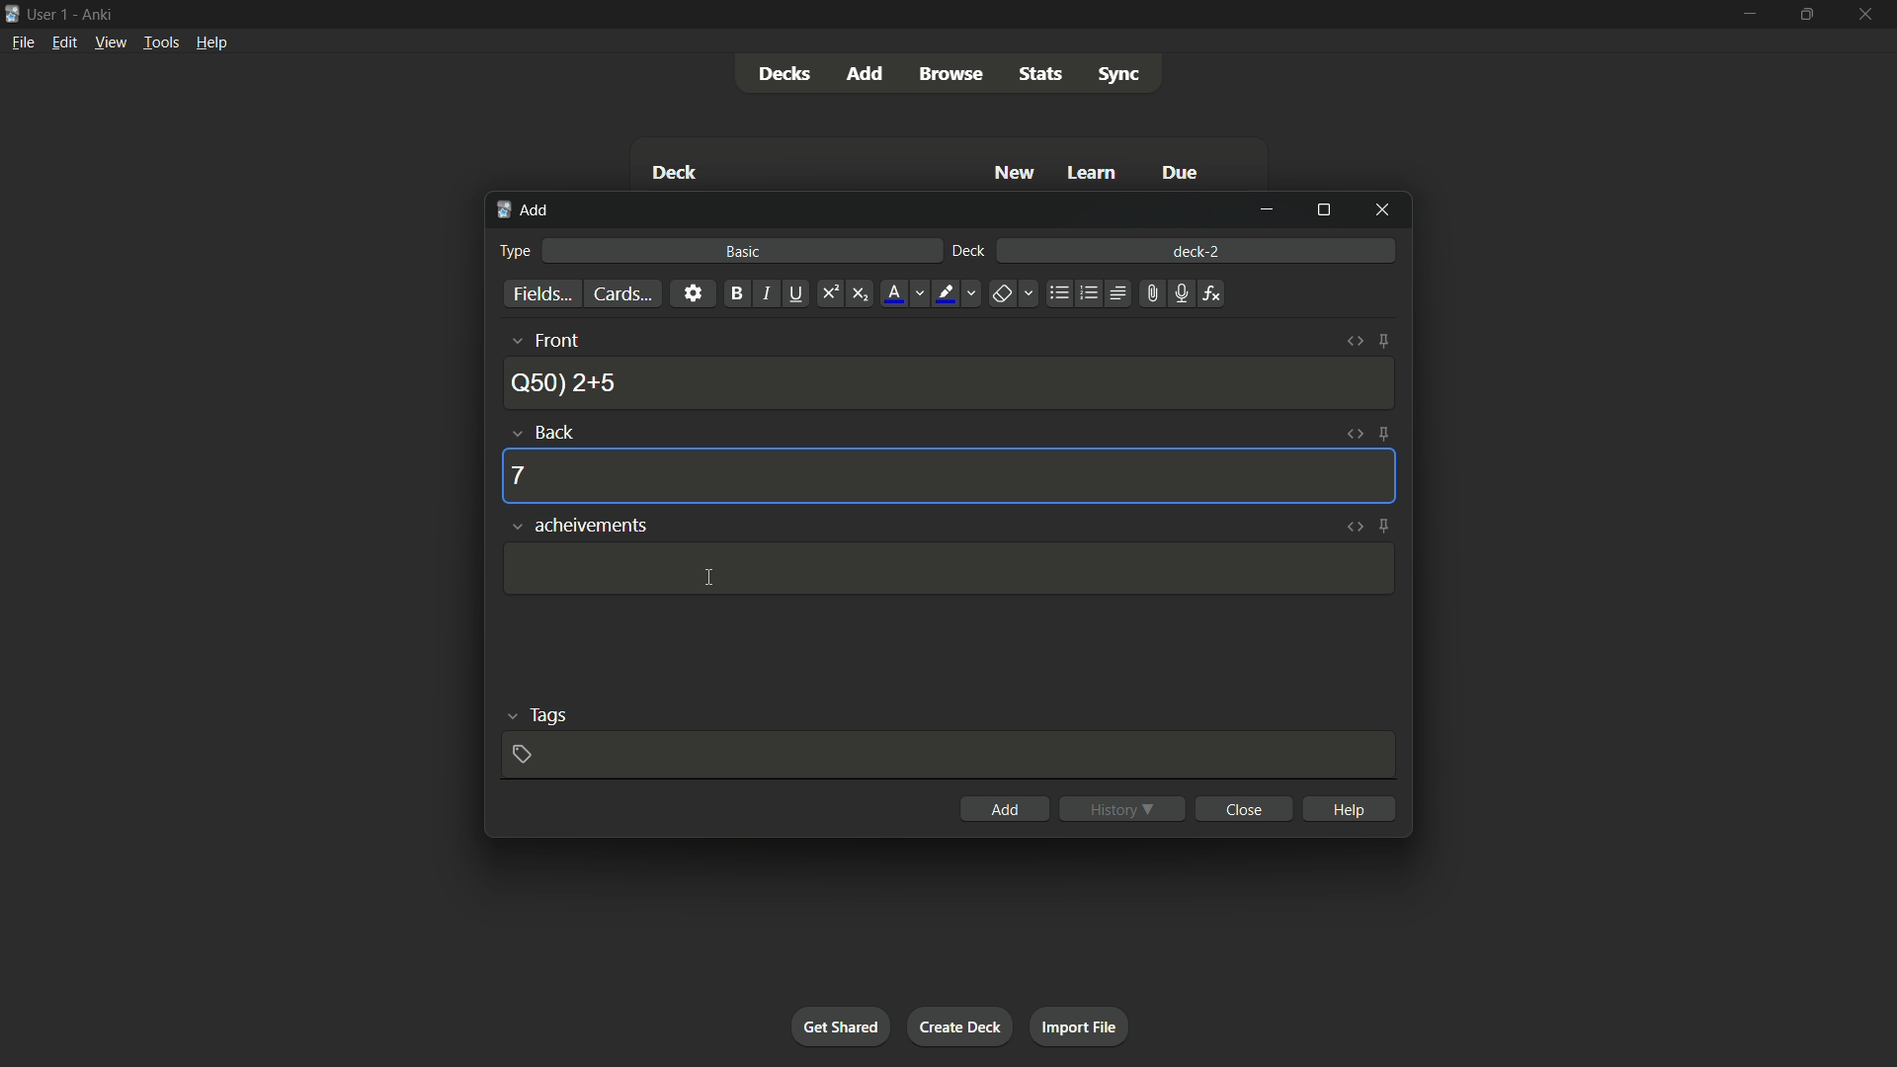  What do you see at coordinates (63, 42) in the screenshot?
I see `edit menu` at bounding box center [63, 42].